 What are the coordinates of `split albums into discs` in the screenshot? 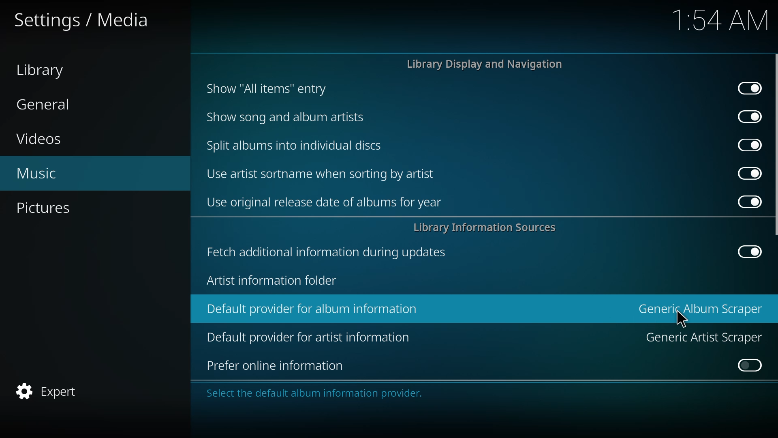 It's located at (297, 146).